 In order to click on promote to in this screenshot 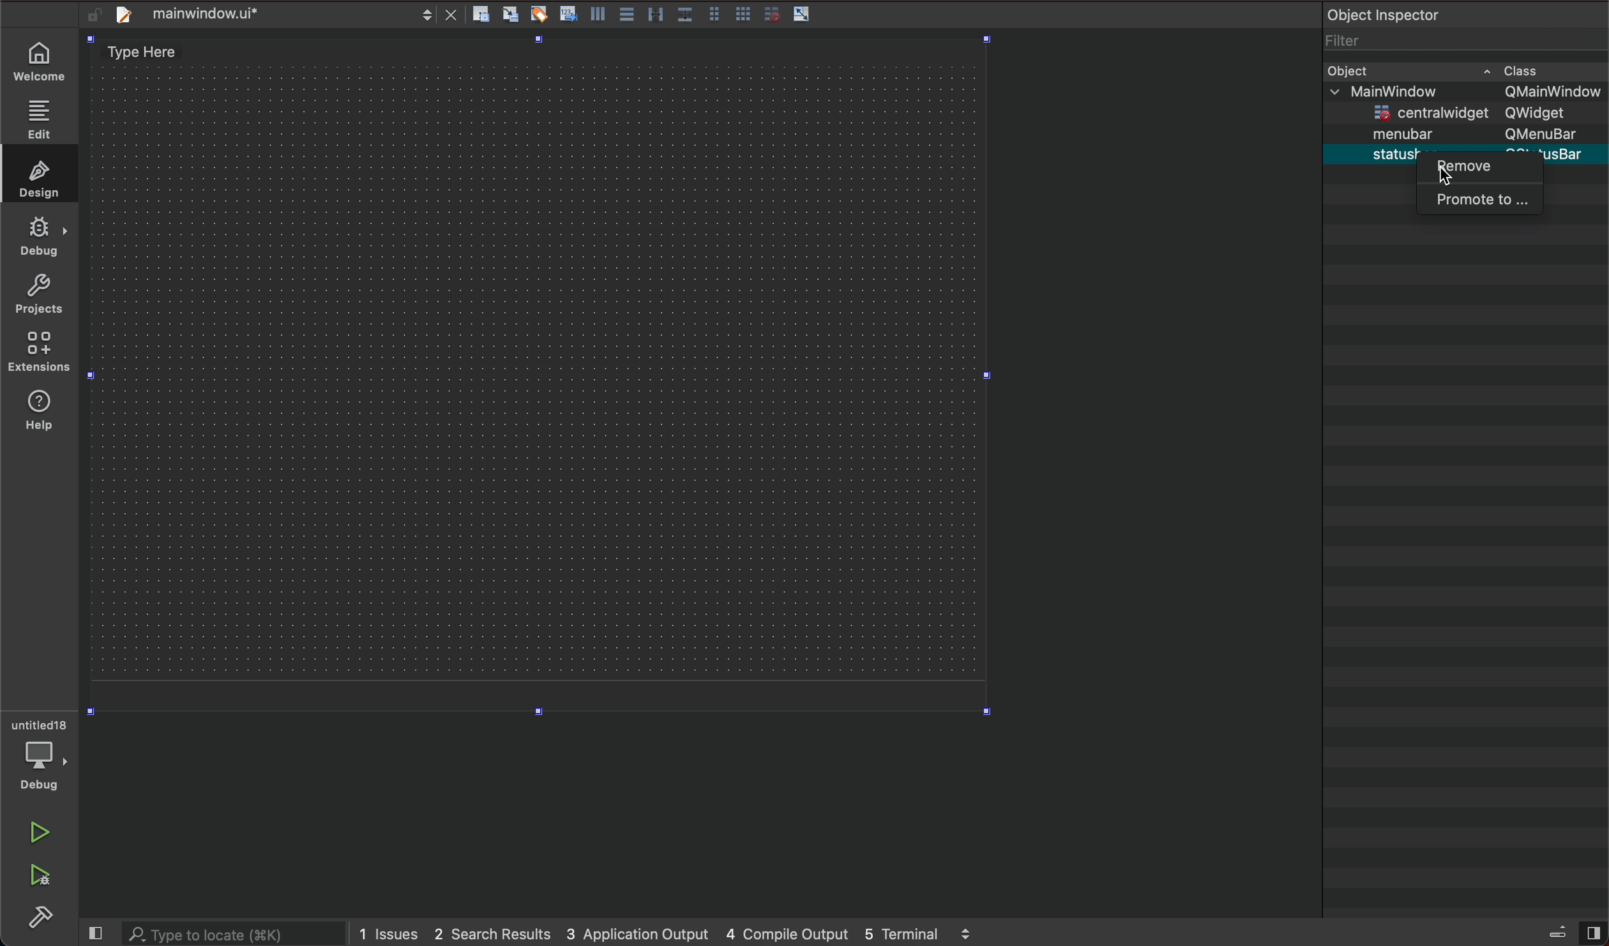, I will do `click(1485, 197)`.